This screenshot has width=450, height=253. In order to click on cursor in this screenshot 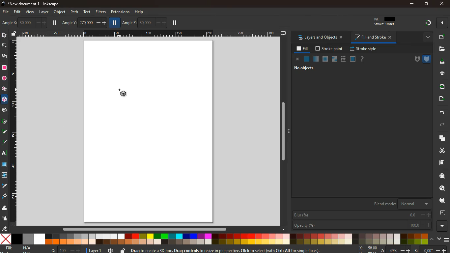, I will do `click(118, 89)`.